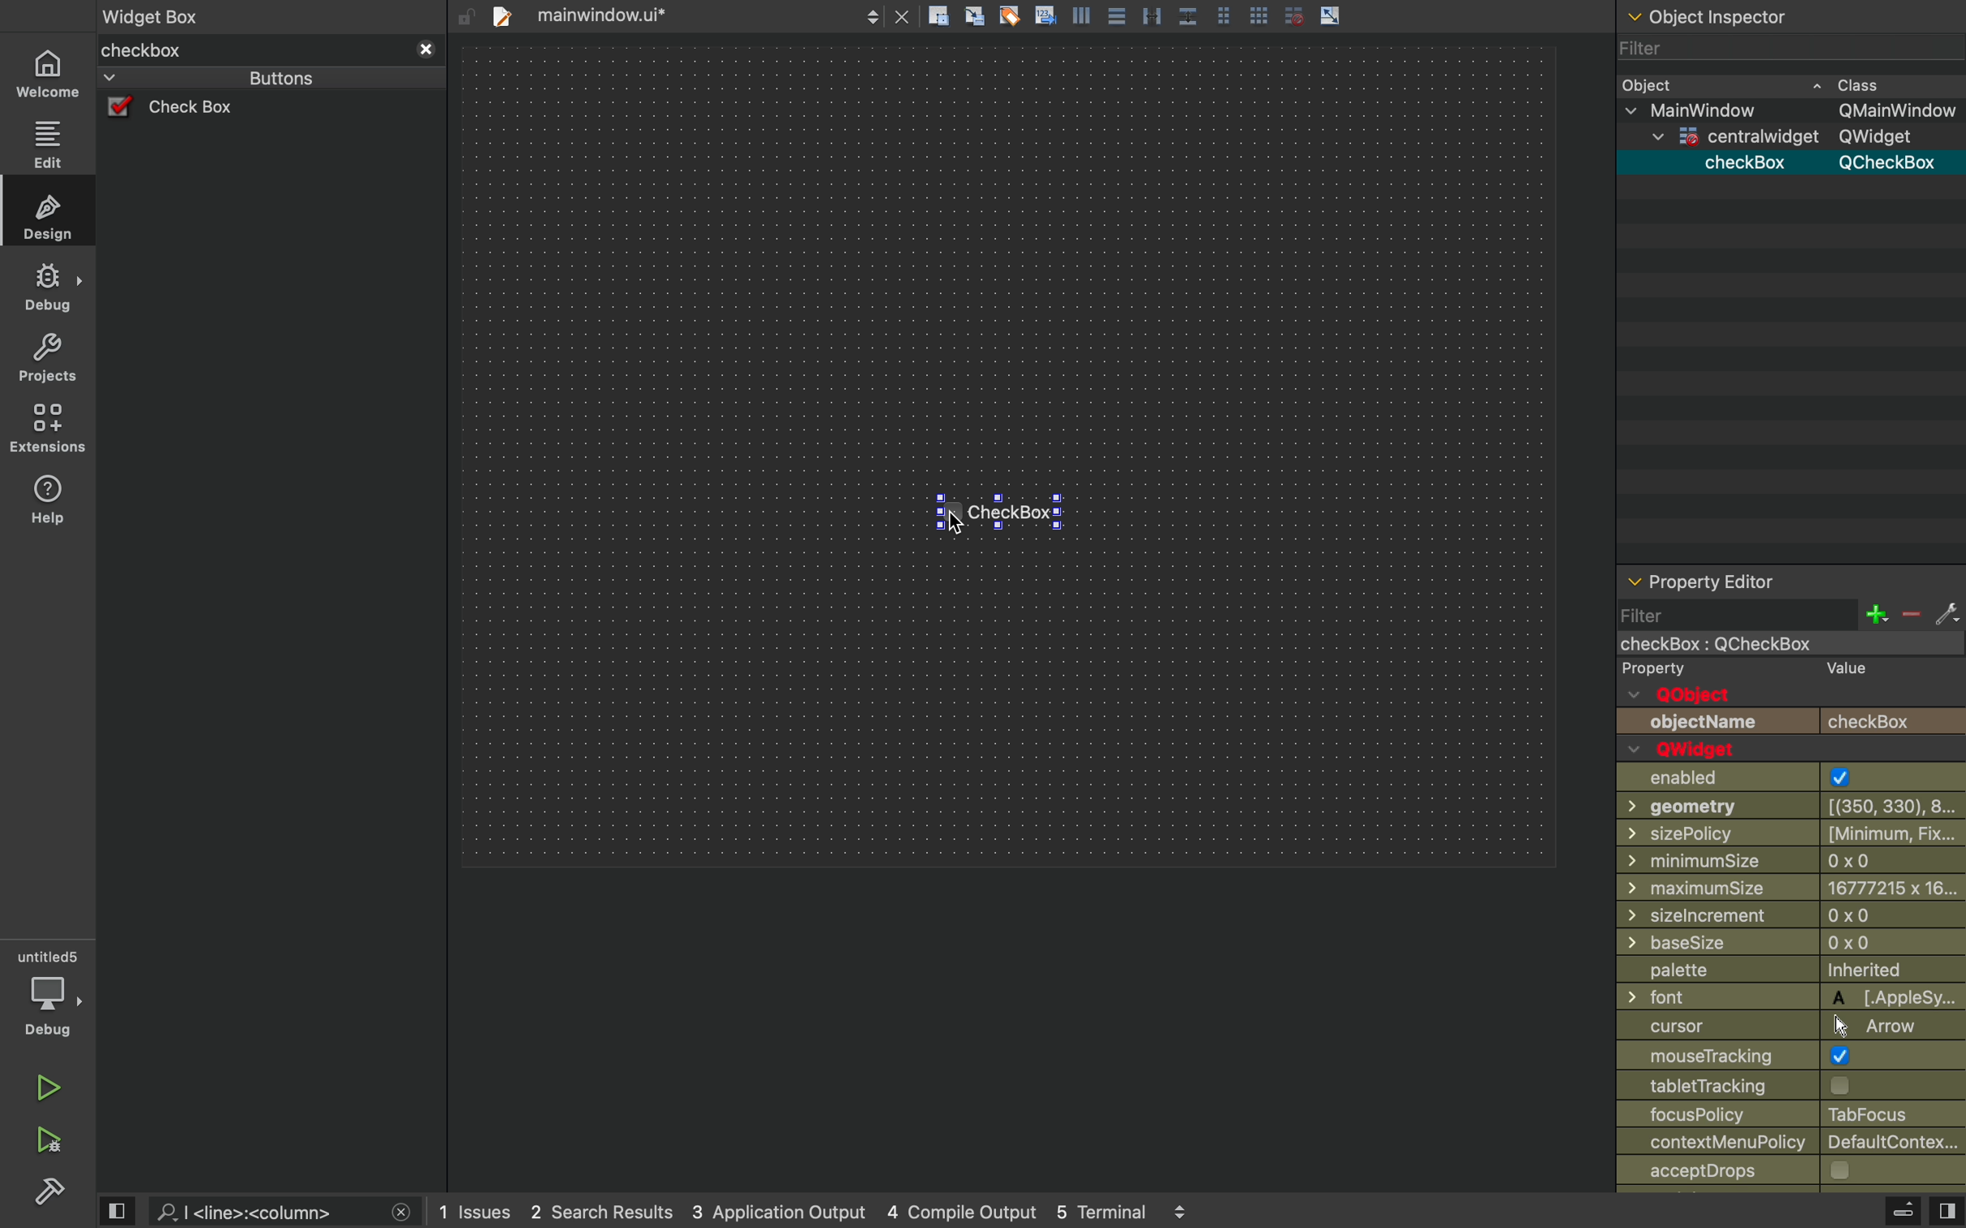  What do you see at coordinates (45, 429) in the screenshot?
I see `environment` at bounding box center [45, 429].